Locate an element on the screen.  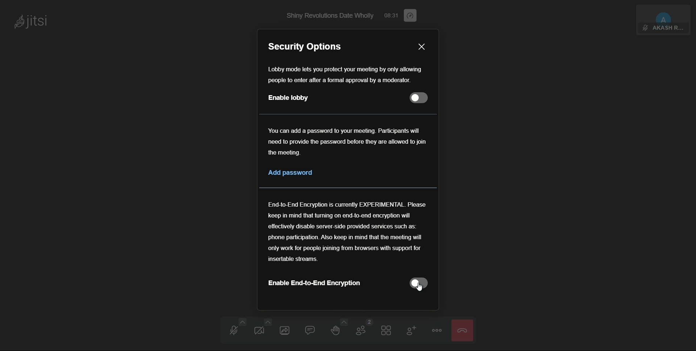
enable lobby is located at coordinates (289, 98).